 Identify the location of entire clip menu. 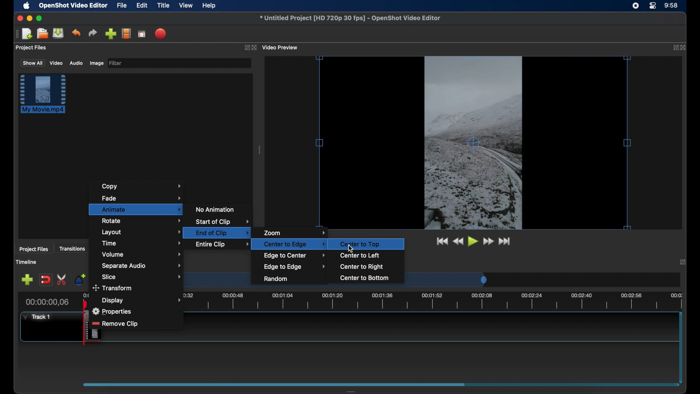
(220, 244).